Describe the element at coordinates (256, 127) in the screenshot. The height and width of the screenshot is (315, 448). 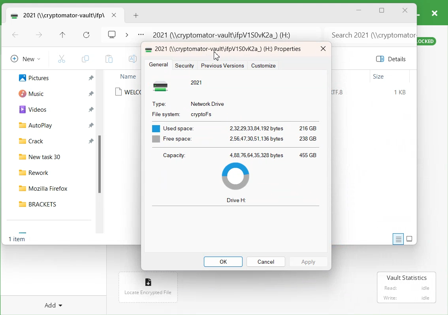
I see `2322933.84.192 bytes` at that location.